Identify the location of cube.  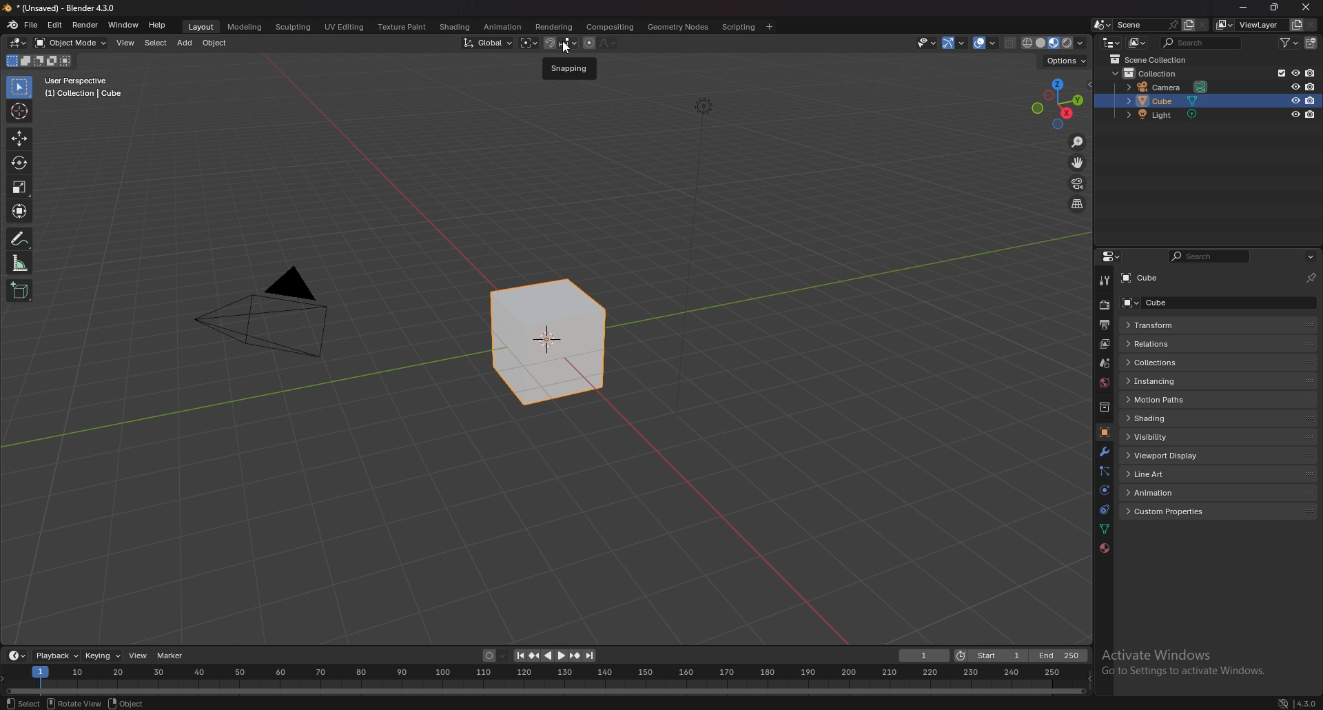
(1172, 302).